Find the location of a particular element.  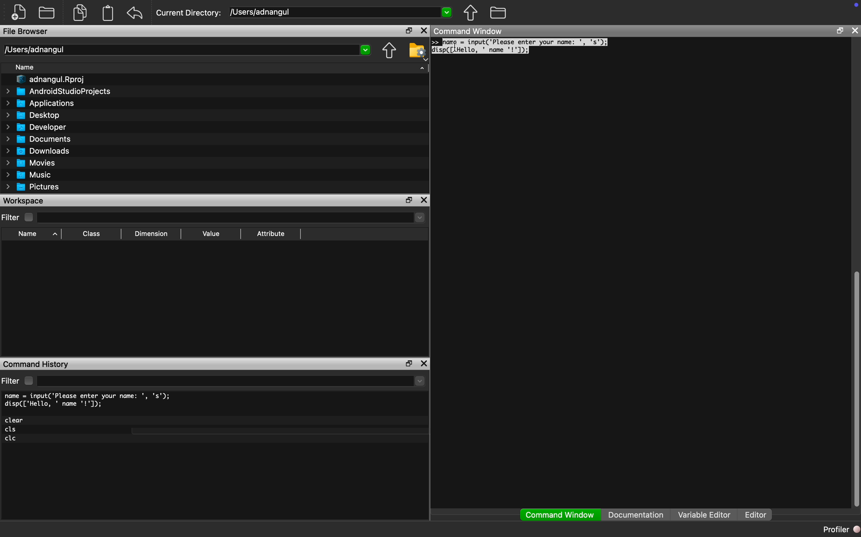

Name is located at coordinates (25, 67).